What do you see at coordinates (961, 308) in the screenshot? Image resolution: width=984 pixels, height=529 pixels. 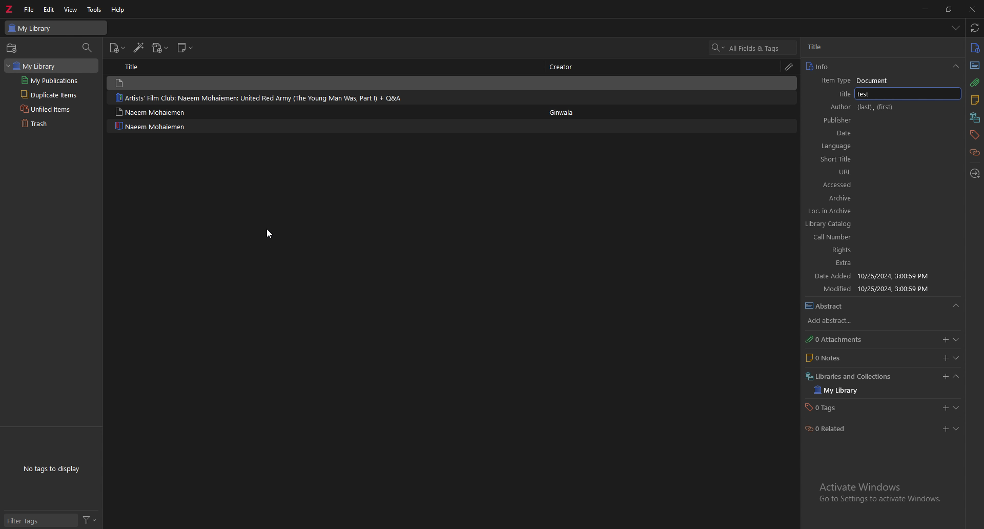 I see `Menu` at bounding box center [961, 308].